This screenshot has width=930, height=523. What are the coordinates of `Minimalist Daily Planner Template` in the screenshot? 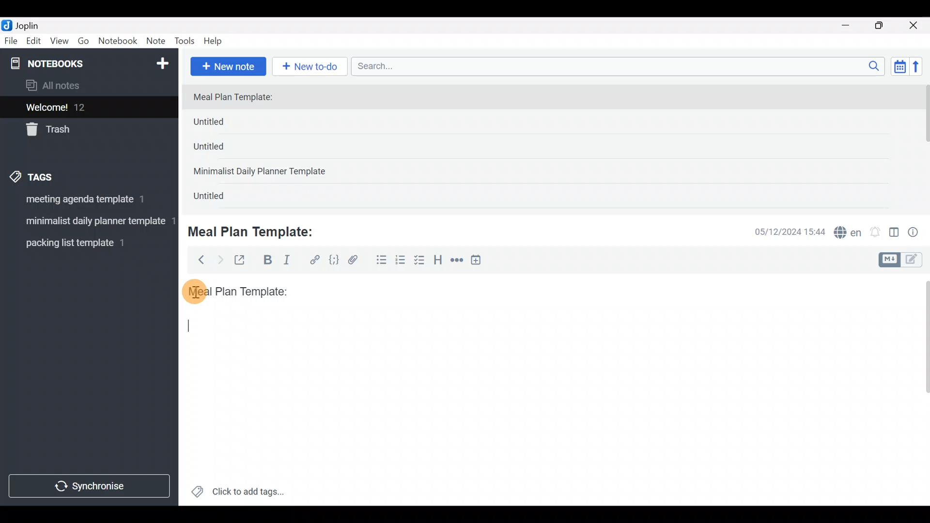 It's located at (263, 172).